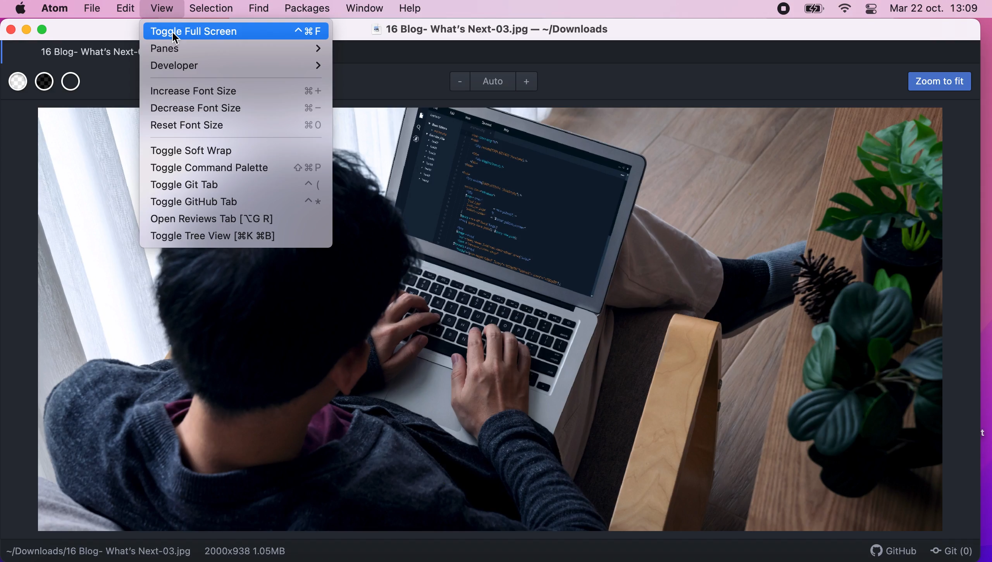 This screenshot has height=562, width=992. Describe the element at coordinates (458, 83) in the screenshot. I see `zoom out` at that location.